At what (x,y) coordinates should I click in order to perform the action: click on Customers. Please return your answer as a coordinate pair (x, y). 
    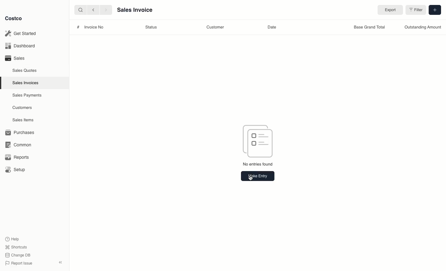
    Looking at the image, I should click on (23, 108).